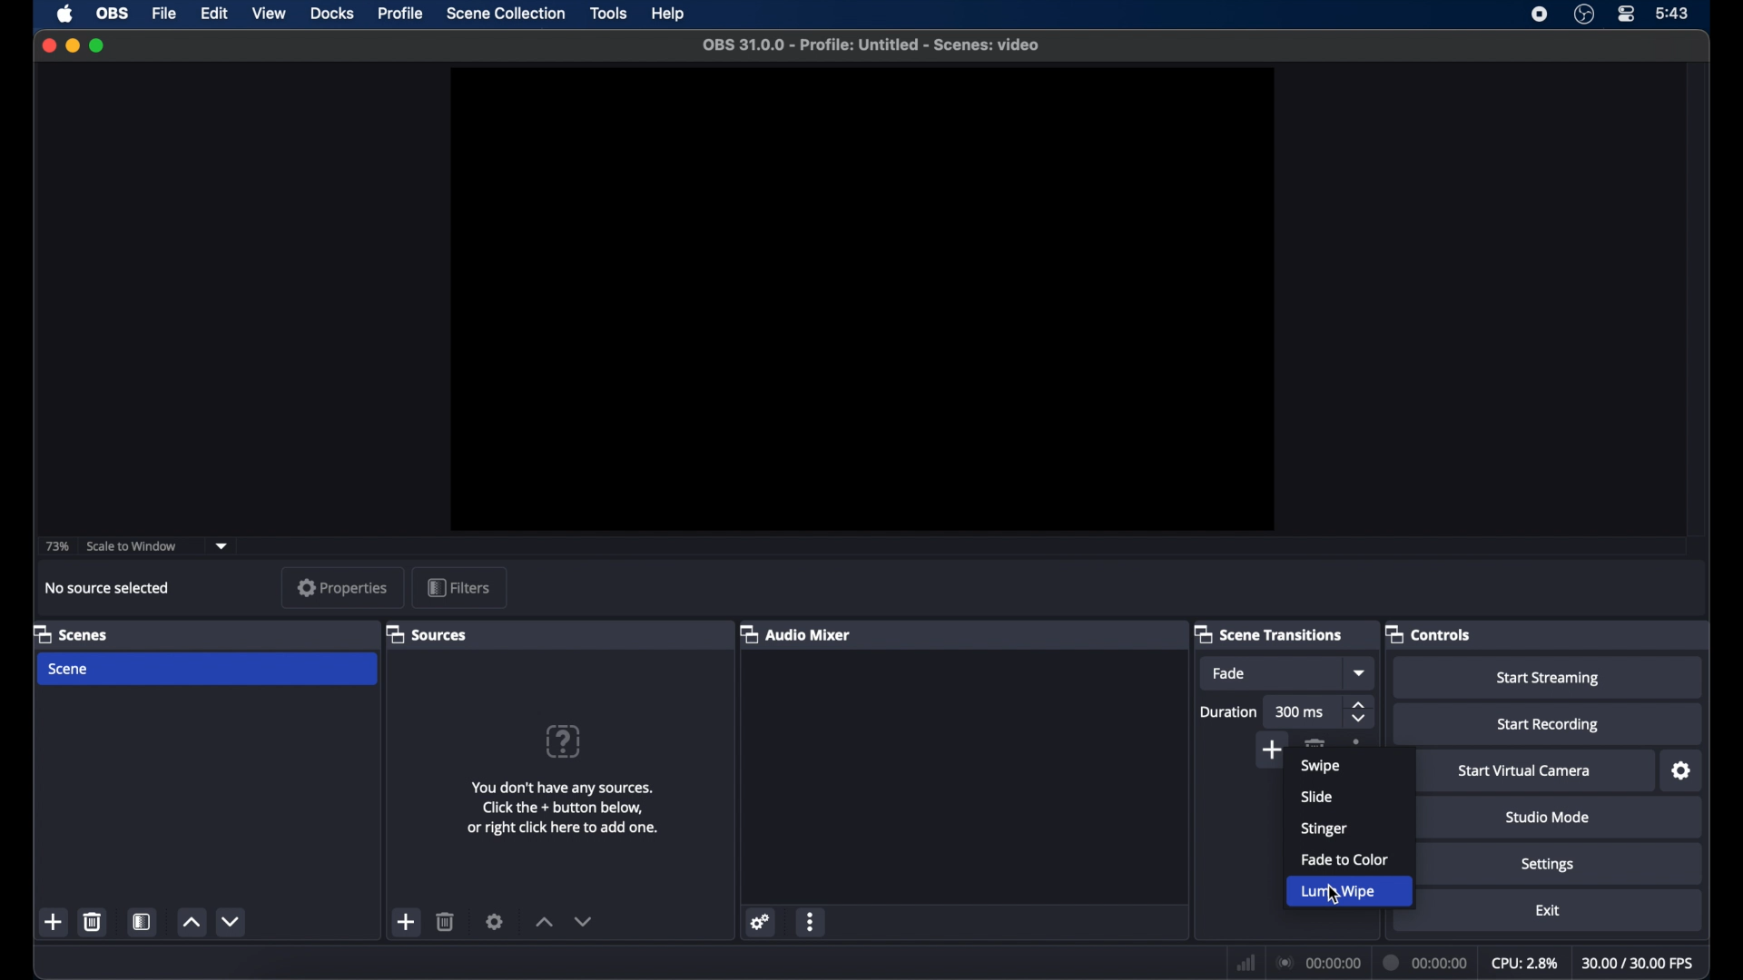 The width and height of the screenshot is (1743, 980). What do you see at coordinates (224, 544) in the screenshot?
I see `dropdown` at bounding box center [224, 544].